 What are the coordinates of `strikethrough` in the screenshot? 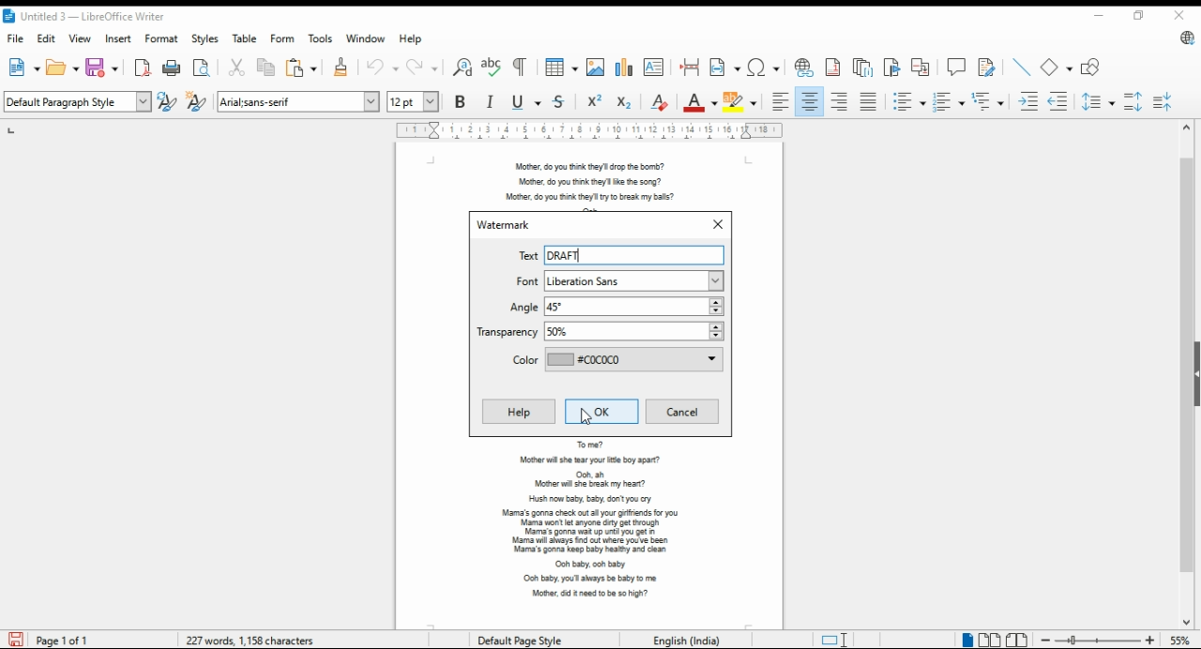 It's located at (559, 100).